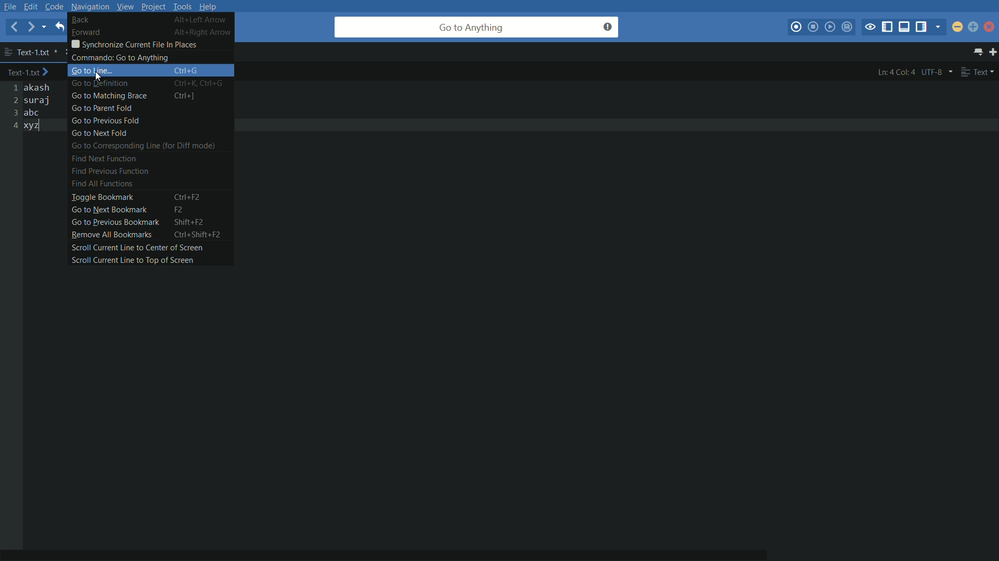 The image size is (999, 561). Describe the element at coordinates (203, 83) in the screenshot. I see `Ctrl+K, Ctrl+G` at that location.